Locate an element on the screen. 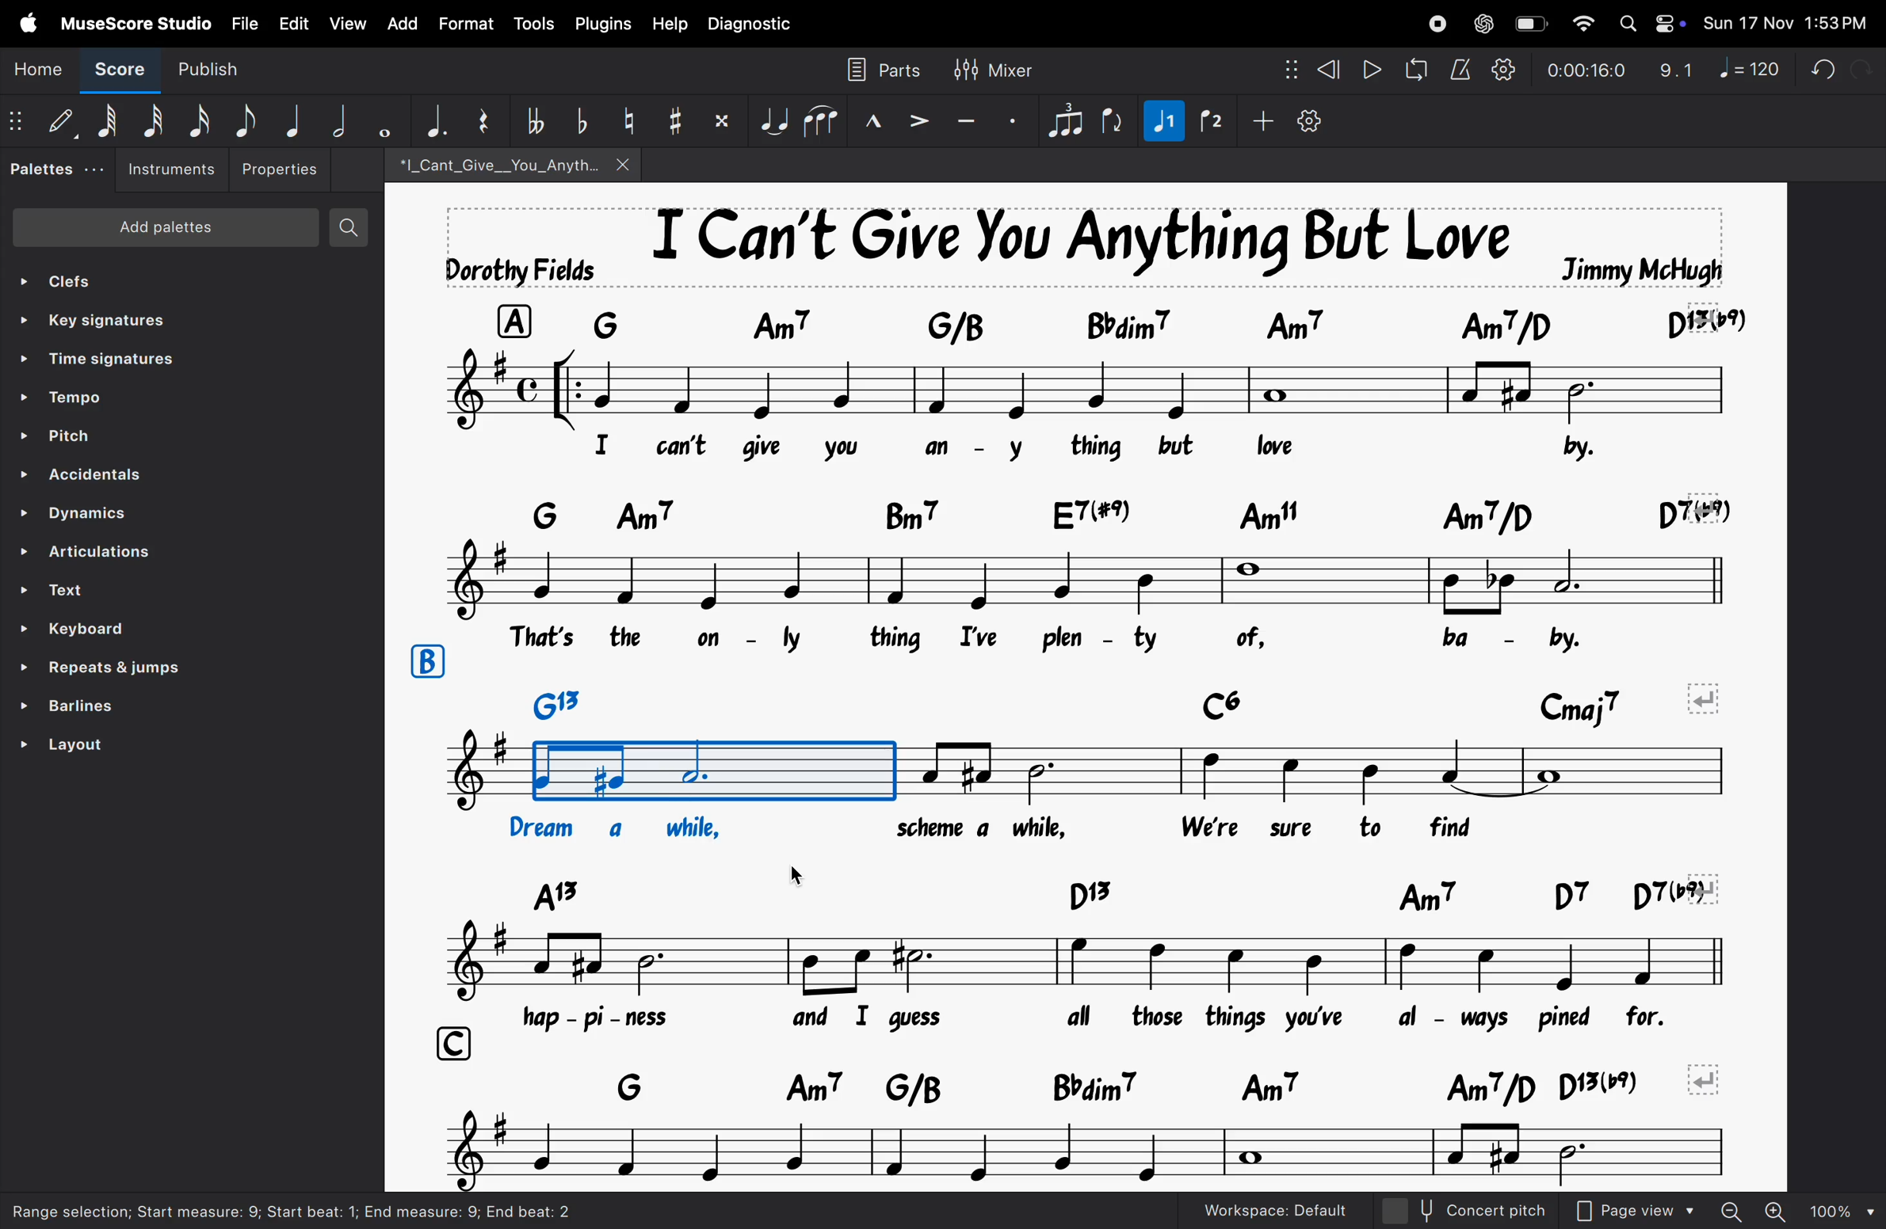 The image size is (1886, 1229). keyboard notes is located at coordinates (1028, 514).